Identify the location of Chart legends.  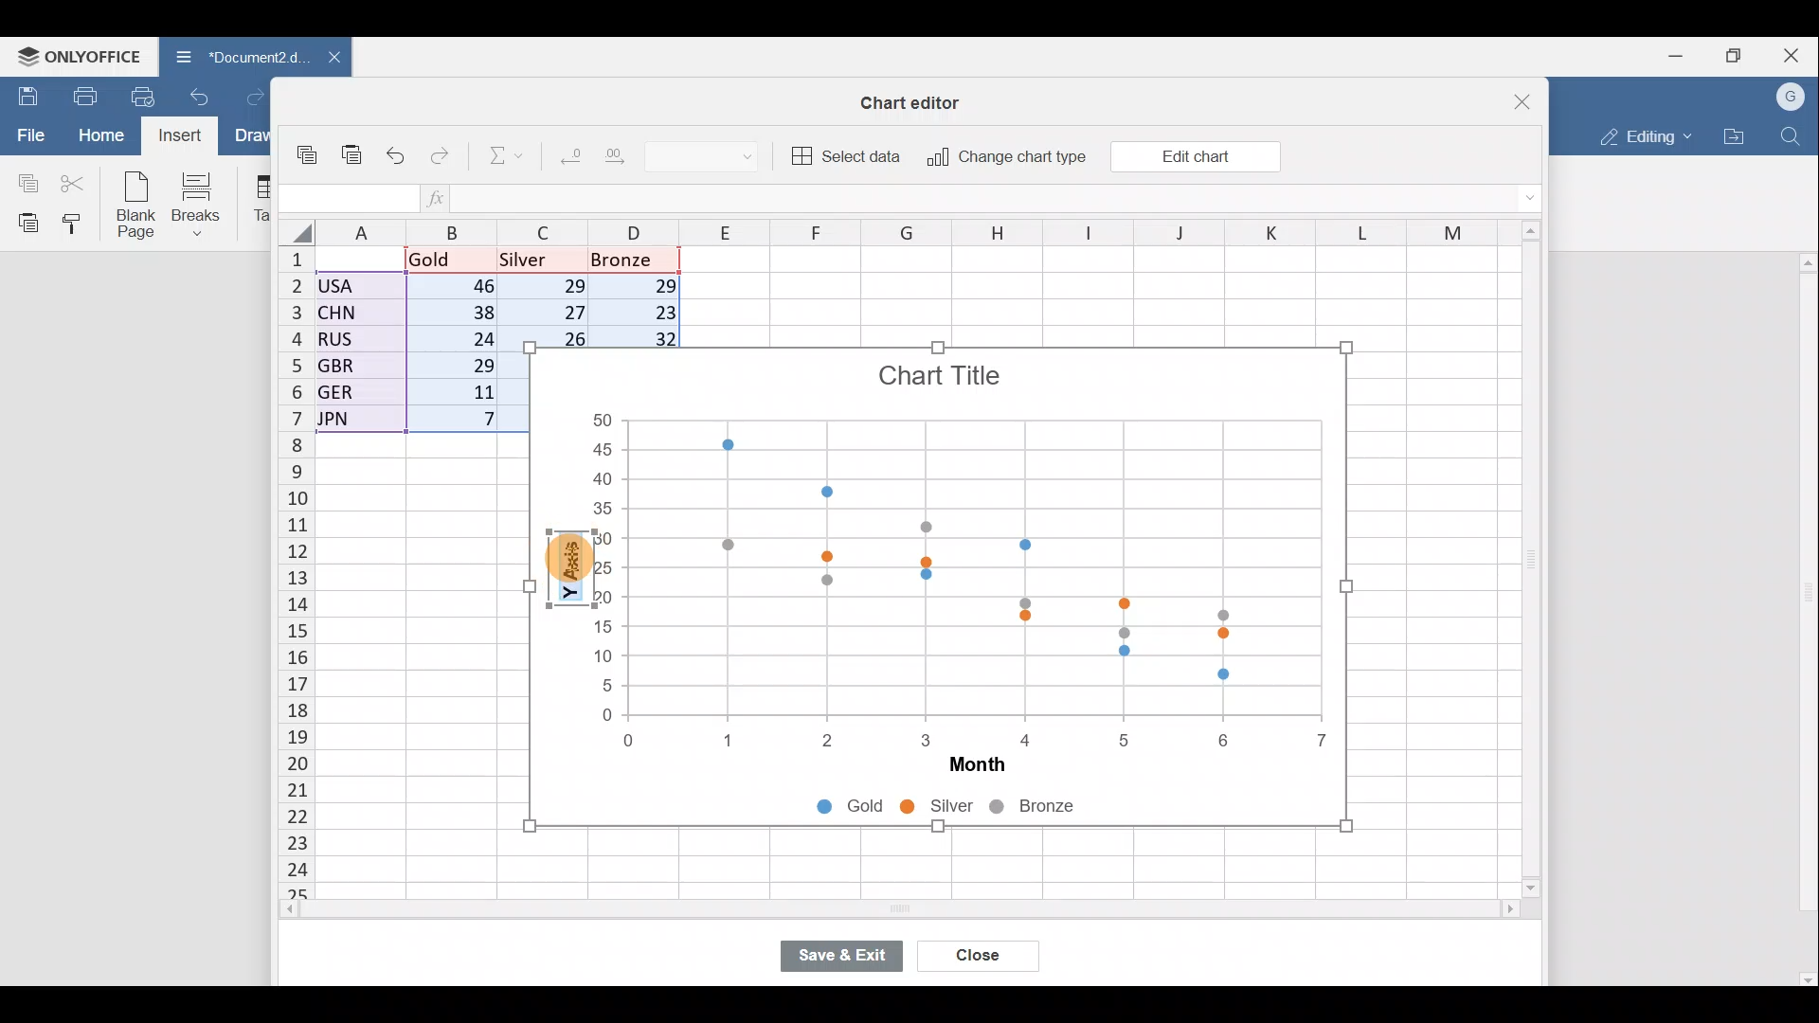
(976, 809).